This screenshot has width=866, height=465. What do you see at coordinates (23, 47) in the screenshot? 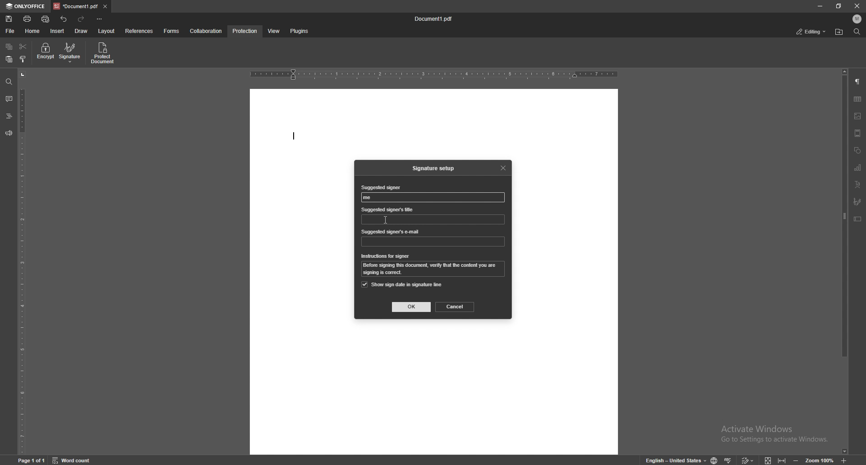
I see `cut` at bounding box center [23, 47].